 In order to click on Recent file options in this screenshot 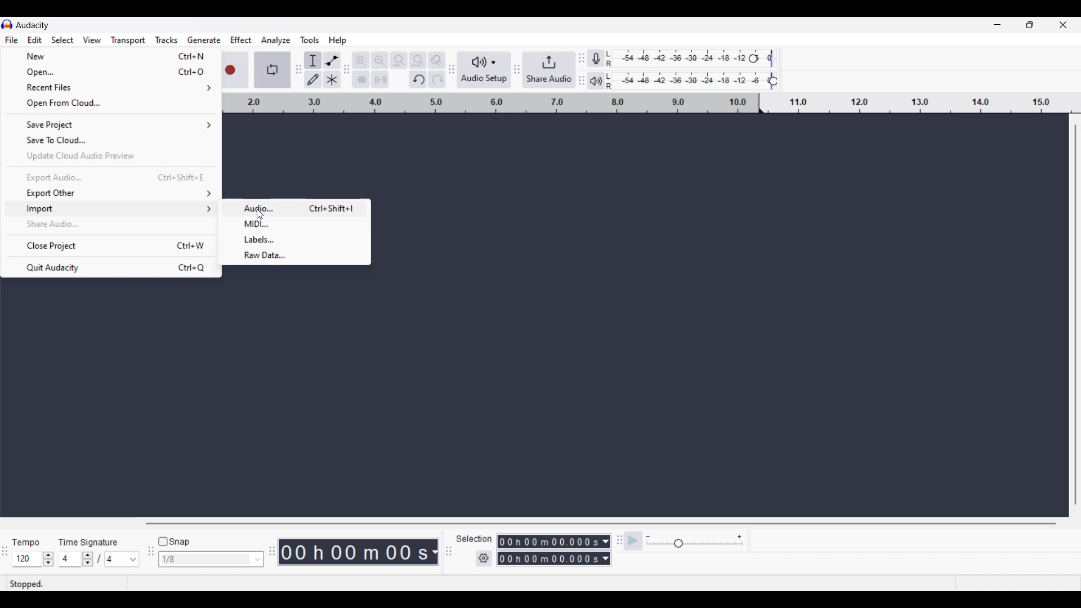, I will do `click(111, 88)`.